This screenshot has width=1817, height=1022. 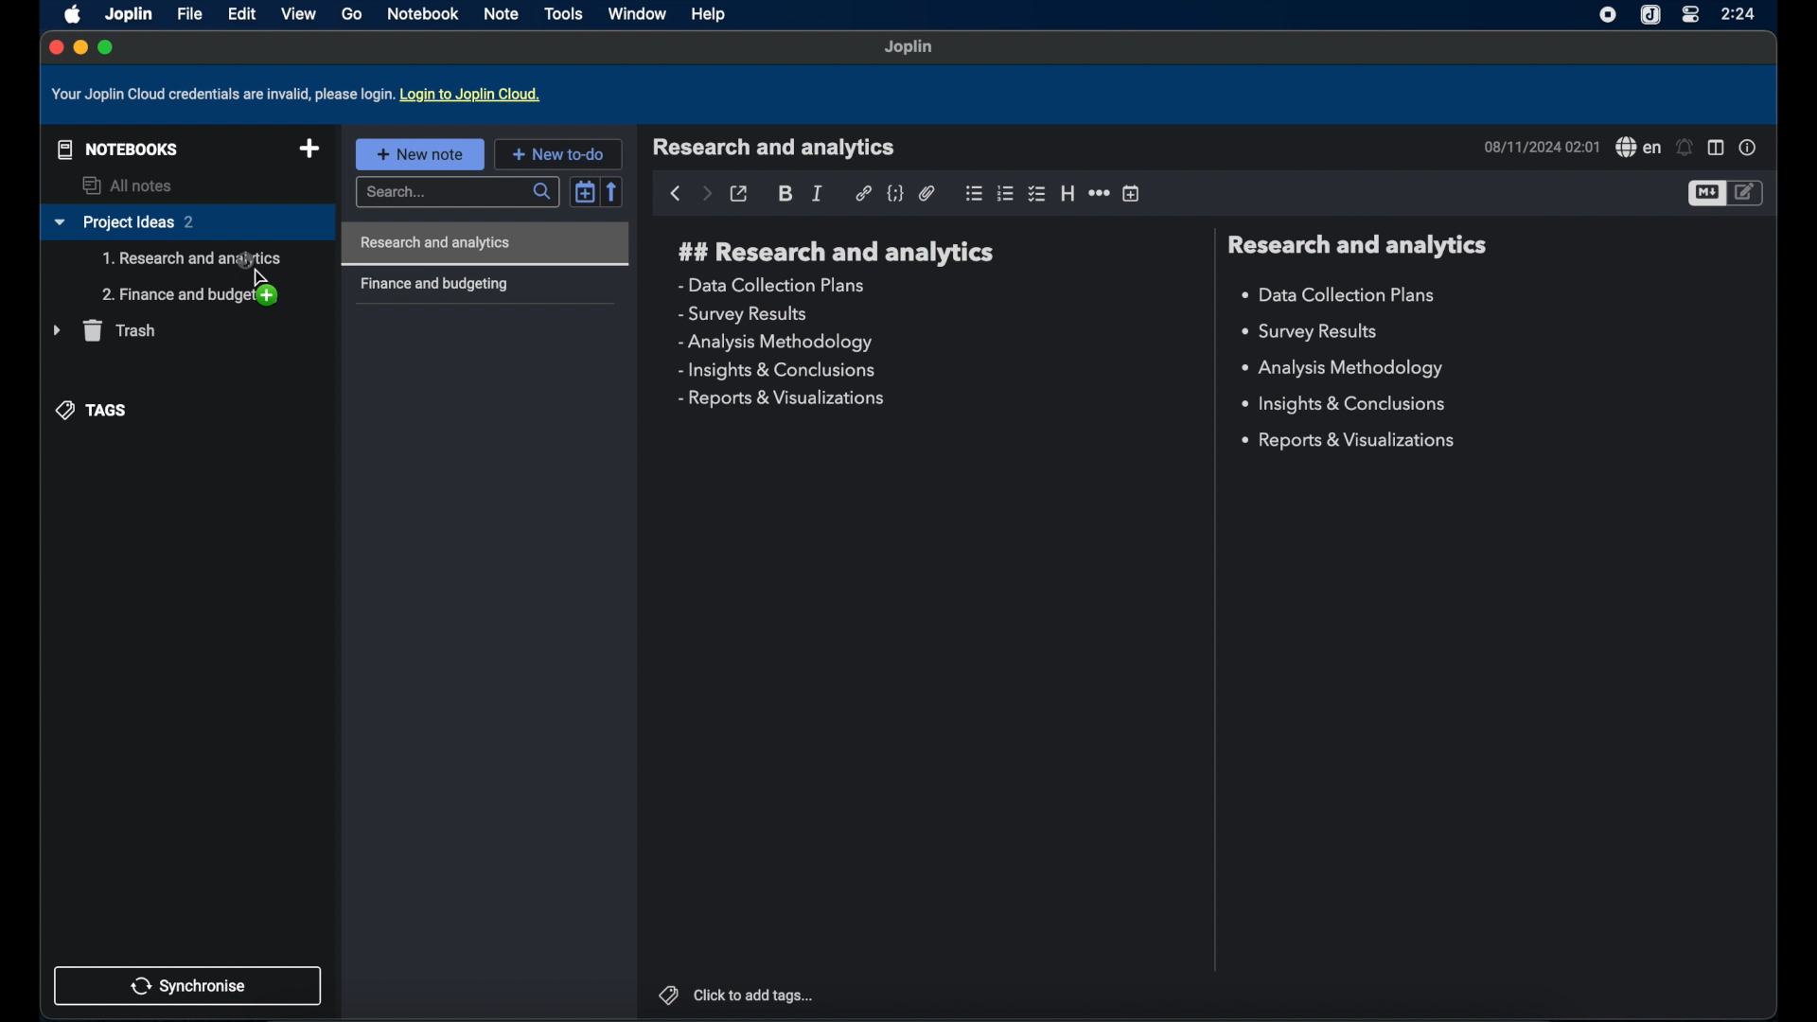 I want to click on window, so click(x=637, y=13).